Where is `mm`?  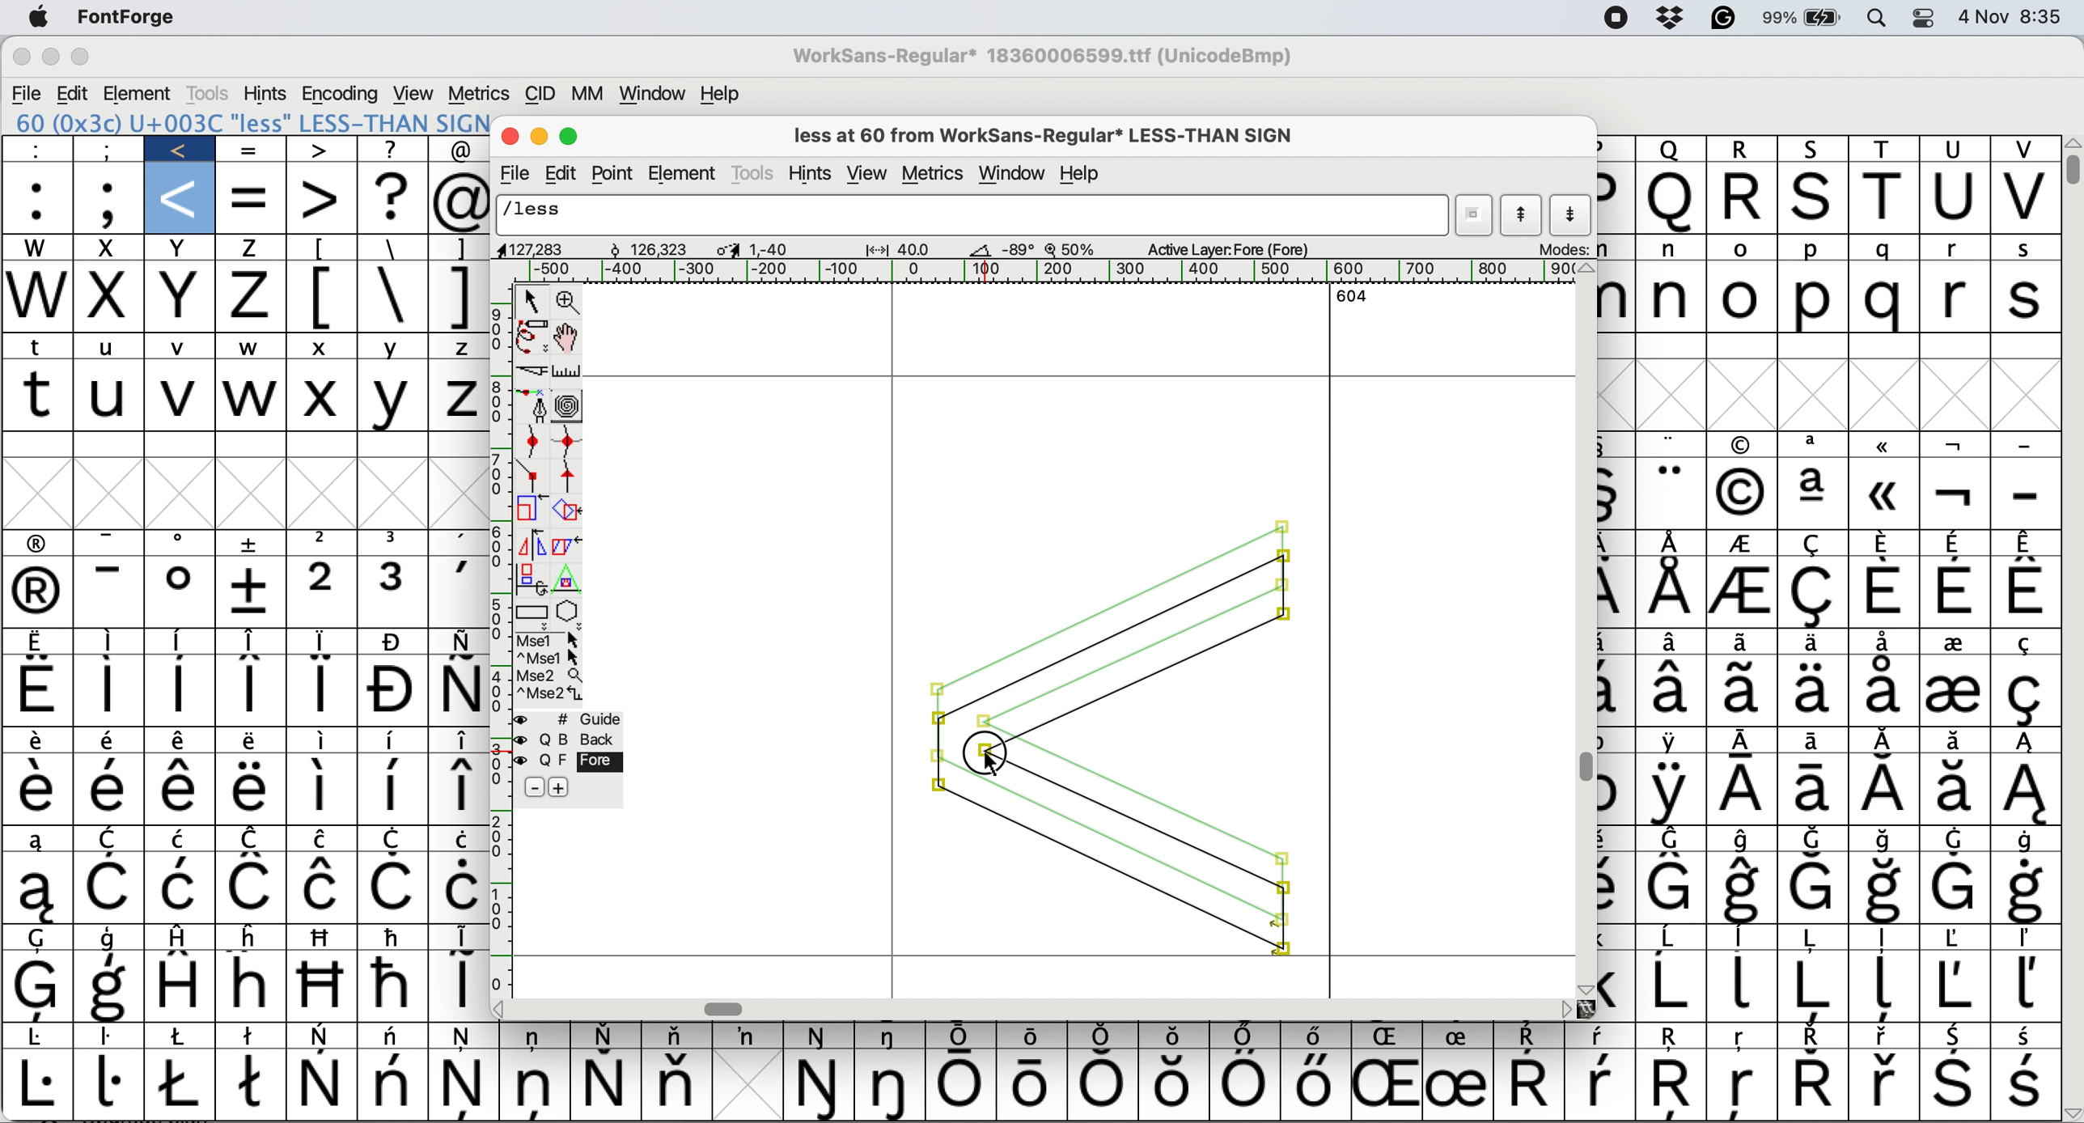 mm is located at coordinates (590, 93).